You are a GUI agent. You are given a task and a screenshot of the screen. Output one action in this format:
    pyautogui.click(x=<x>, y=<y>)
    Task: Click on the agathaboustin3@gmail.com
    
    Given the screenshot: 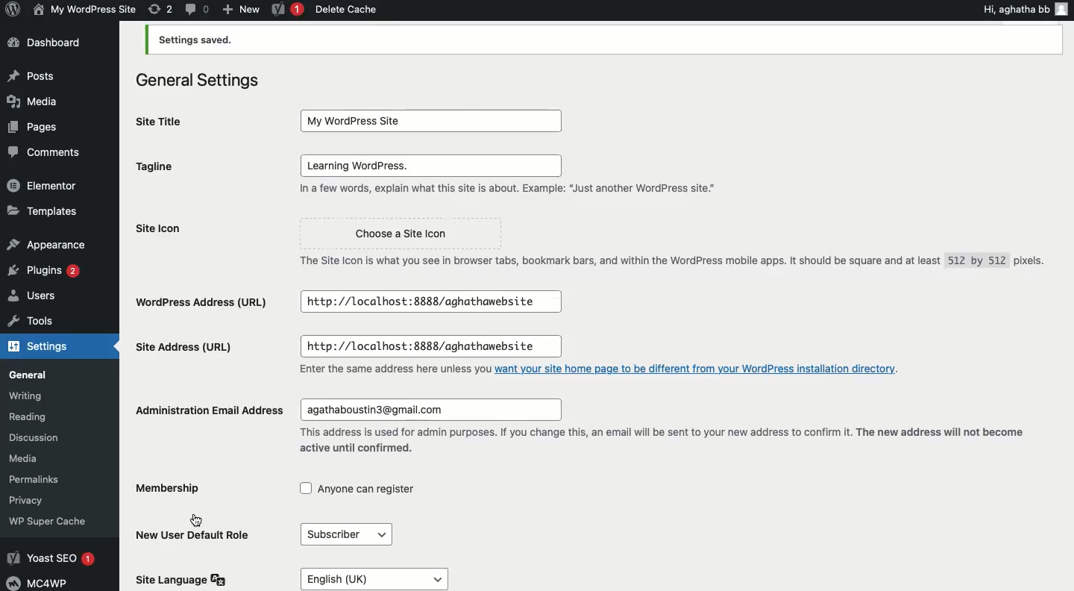 What is the action you would take?
    pyautogui.click(x=434, y=408)
    